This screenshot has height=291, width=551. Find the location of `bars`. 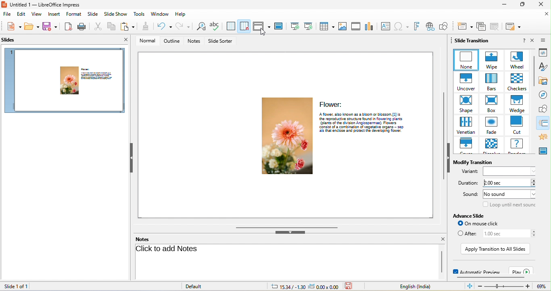

bars is located at coordinates (490, 82).